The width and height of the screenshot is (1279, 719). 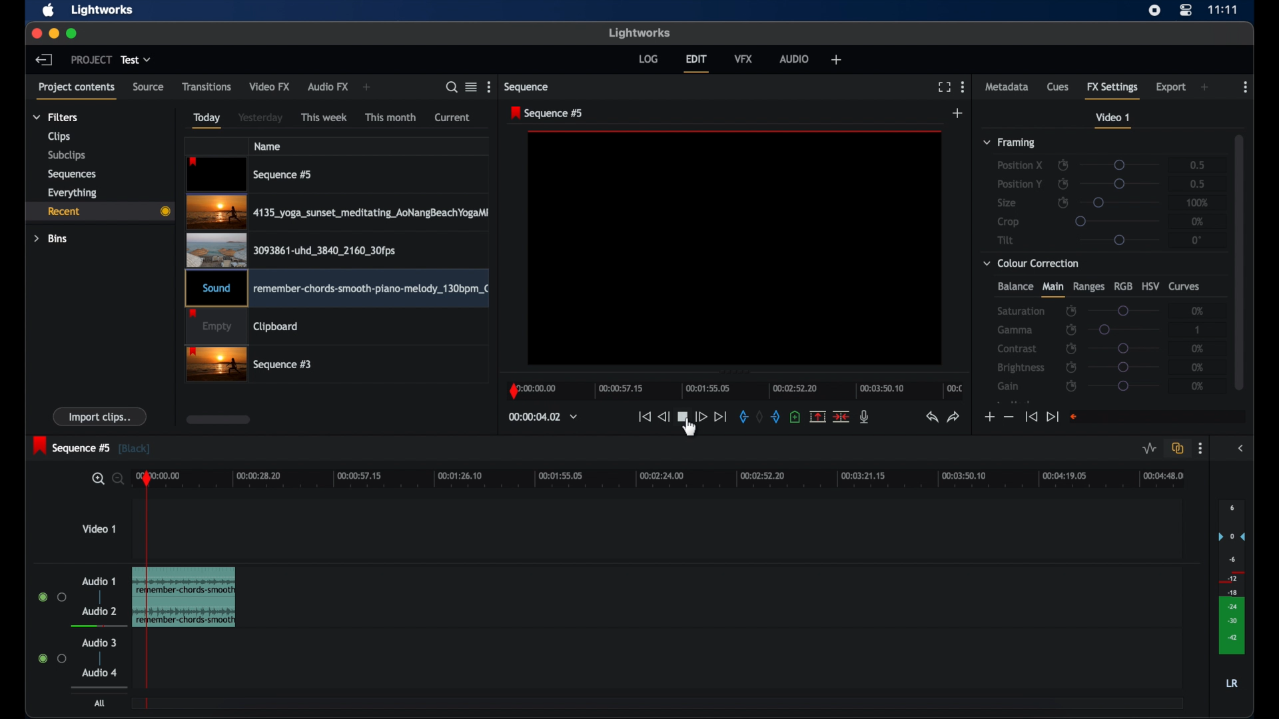 What do you see at coordinates (836, 59) in the screenshot?
I see `add` at bounding box center [836, 59].